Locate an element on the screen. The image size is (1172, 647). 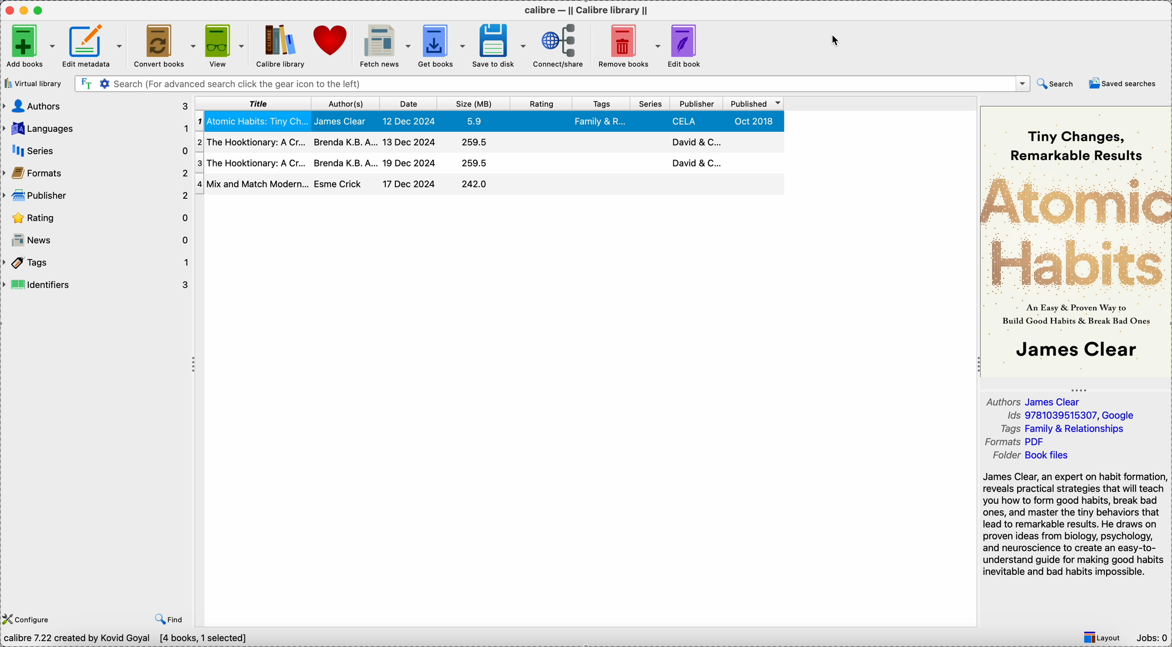
Jobs: 0 is located at coordinates (1152, 638).